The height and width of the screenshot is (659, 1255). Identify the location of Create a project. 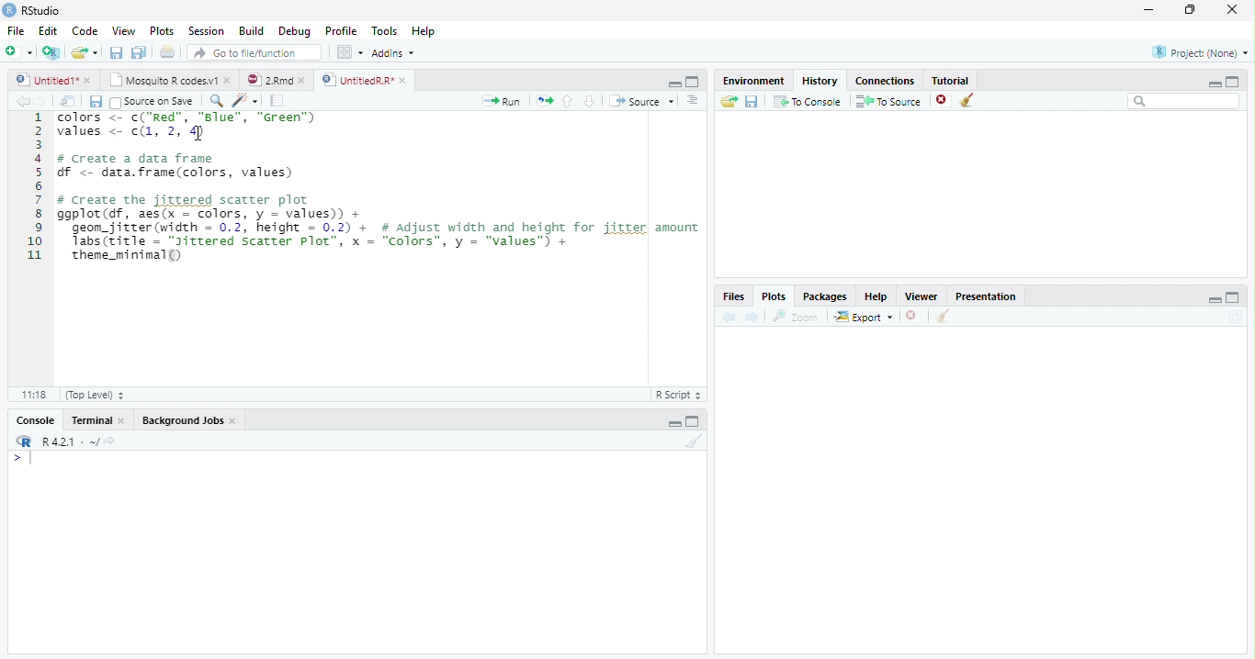
(51, 52).